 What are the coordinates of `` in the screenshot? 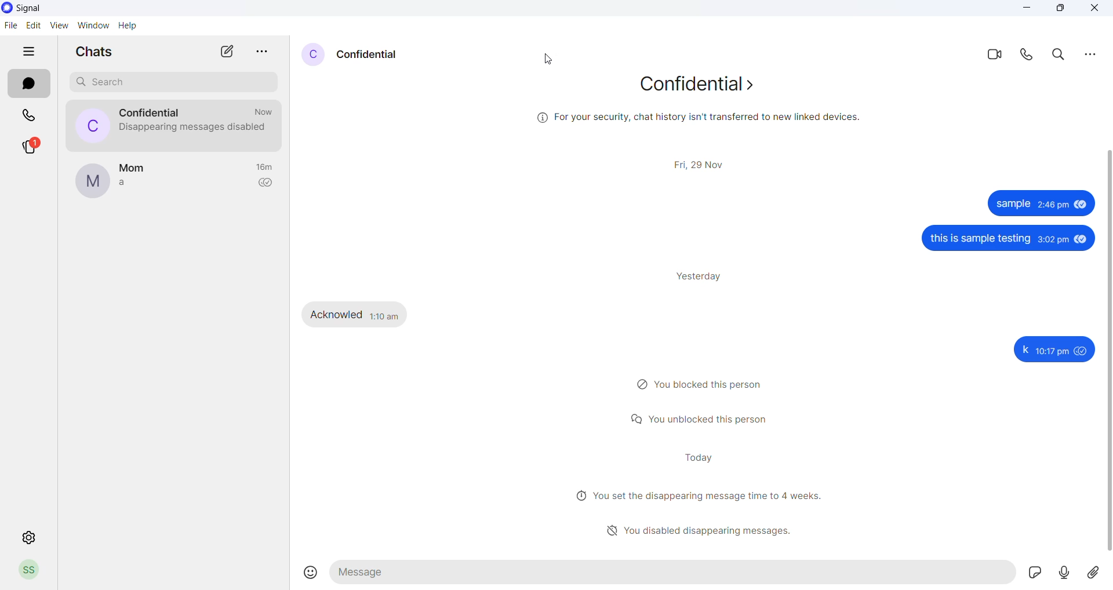 It's located at (1065, 574).